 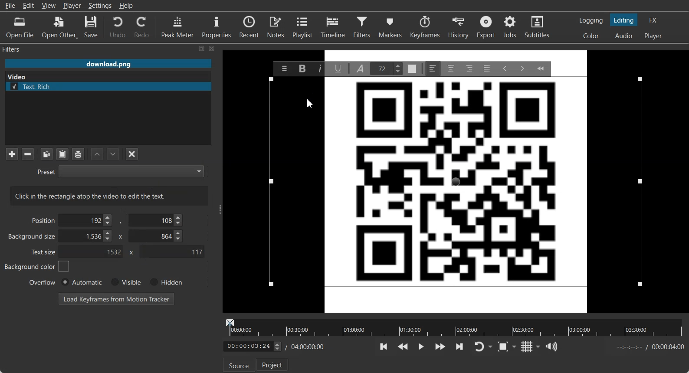 What do you see at coordinates (12, 154) in the screenshot?
I see `Add a filter` at bounding box center [12, 154].